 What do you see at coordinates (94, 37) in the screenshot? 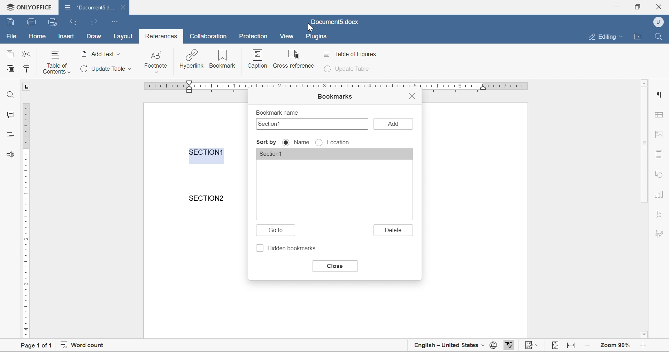
I see `draw` at bounding box center [94, 37].